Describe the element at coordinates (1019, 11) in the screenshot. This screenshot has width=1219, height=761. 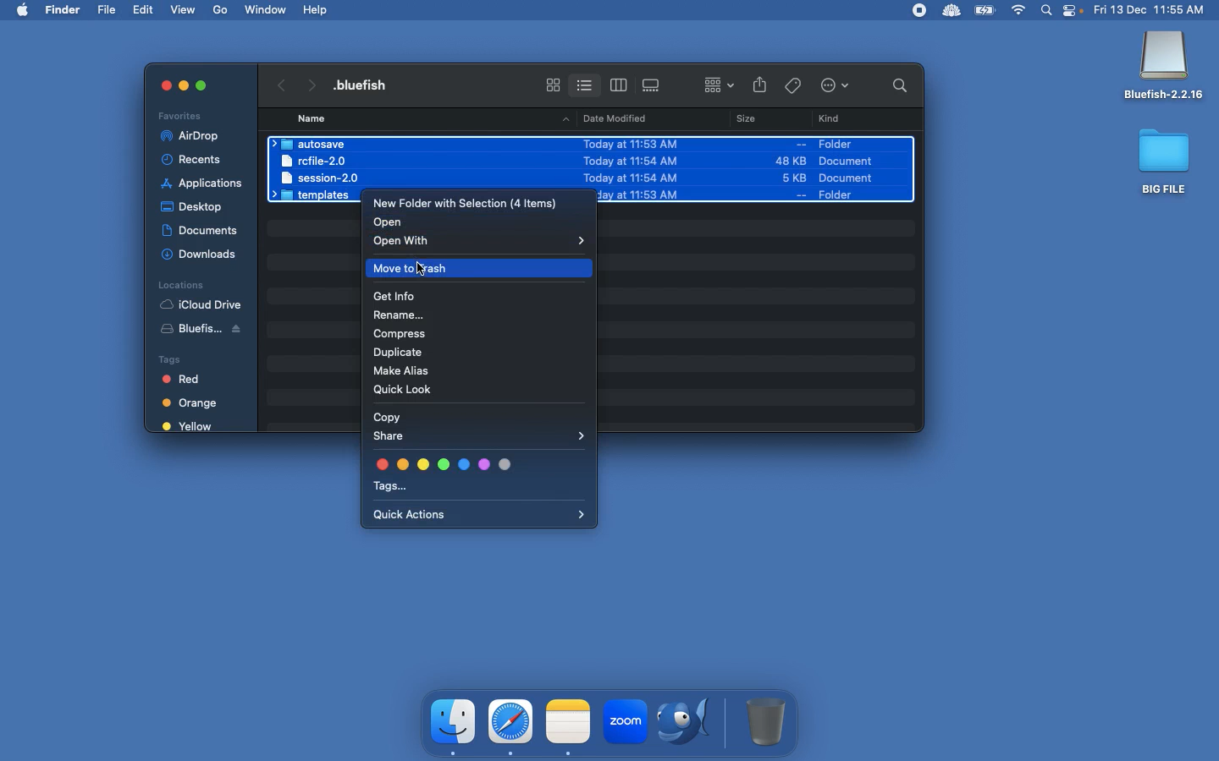
I see `Internet` at that location.